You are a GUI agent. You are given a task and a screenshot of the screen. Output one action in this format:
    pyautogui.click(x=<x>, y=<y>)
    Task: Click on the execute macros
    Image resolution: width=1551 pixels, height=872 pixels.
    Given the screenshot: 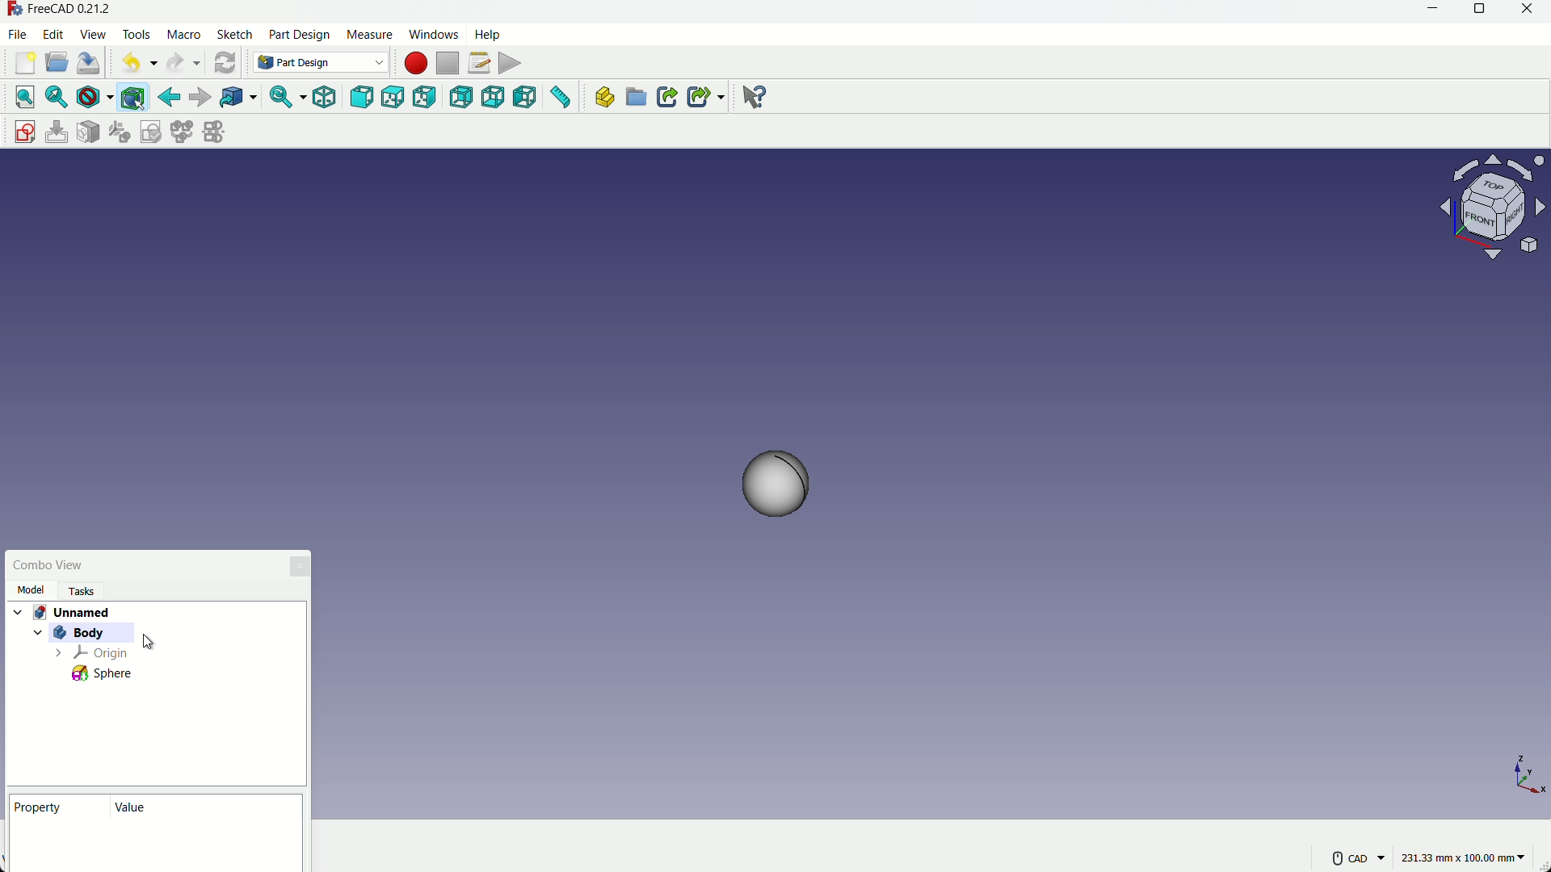 What is the action you would take?
    pyautogui.click(x=511, y=63)
    